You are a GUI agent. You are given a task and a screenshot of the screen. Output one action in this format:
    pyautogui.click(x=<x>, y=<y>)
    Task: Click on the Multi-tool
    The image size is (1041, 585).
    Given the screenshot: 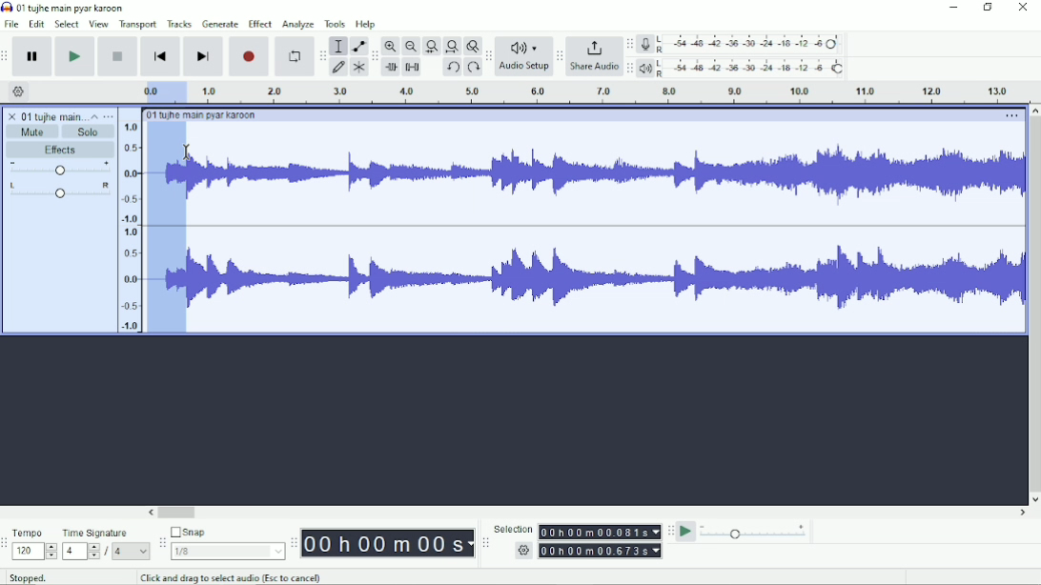 What is the action you would take?
    pyautogui.click(x=358, y=70)
    